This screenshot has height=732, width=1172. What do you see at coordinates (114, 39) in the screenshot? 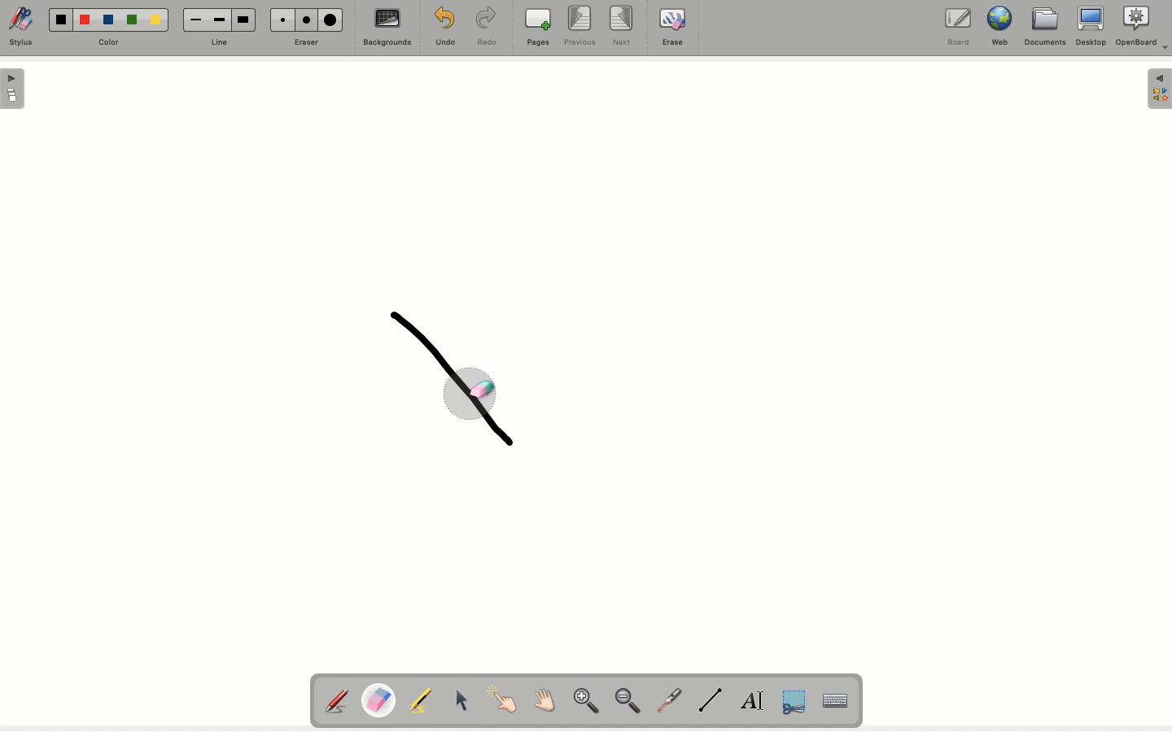
I see `Color` at bounding box center [114, 39].